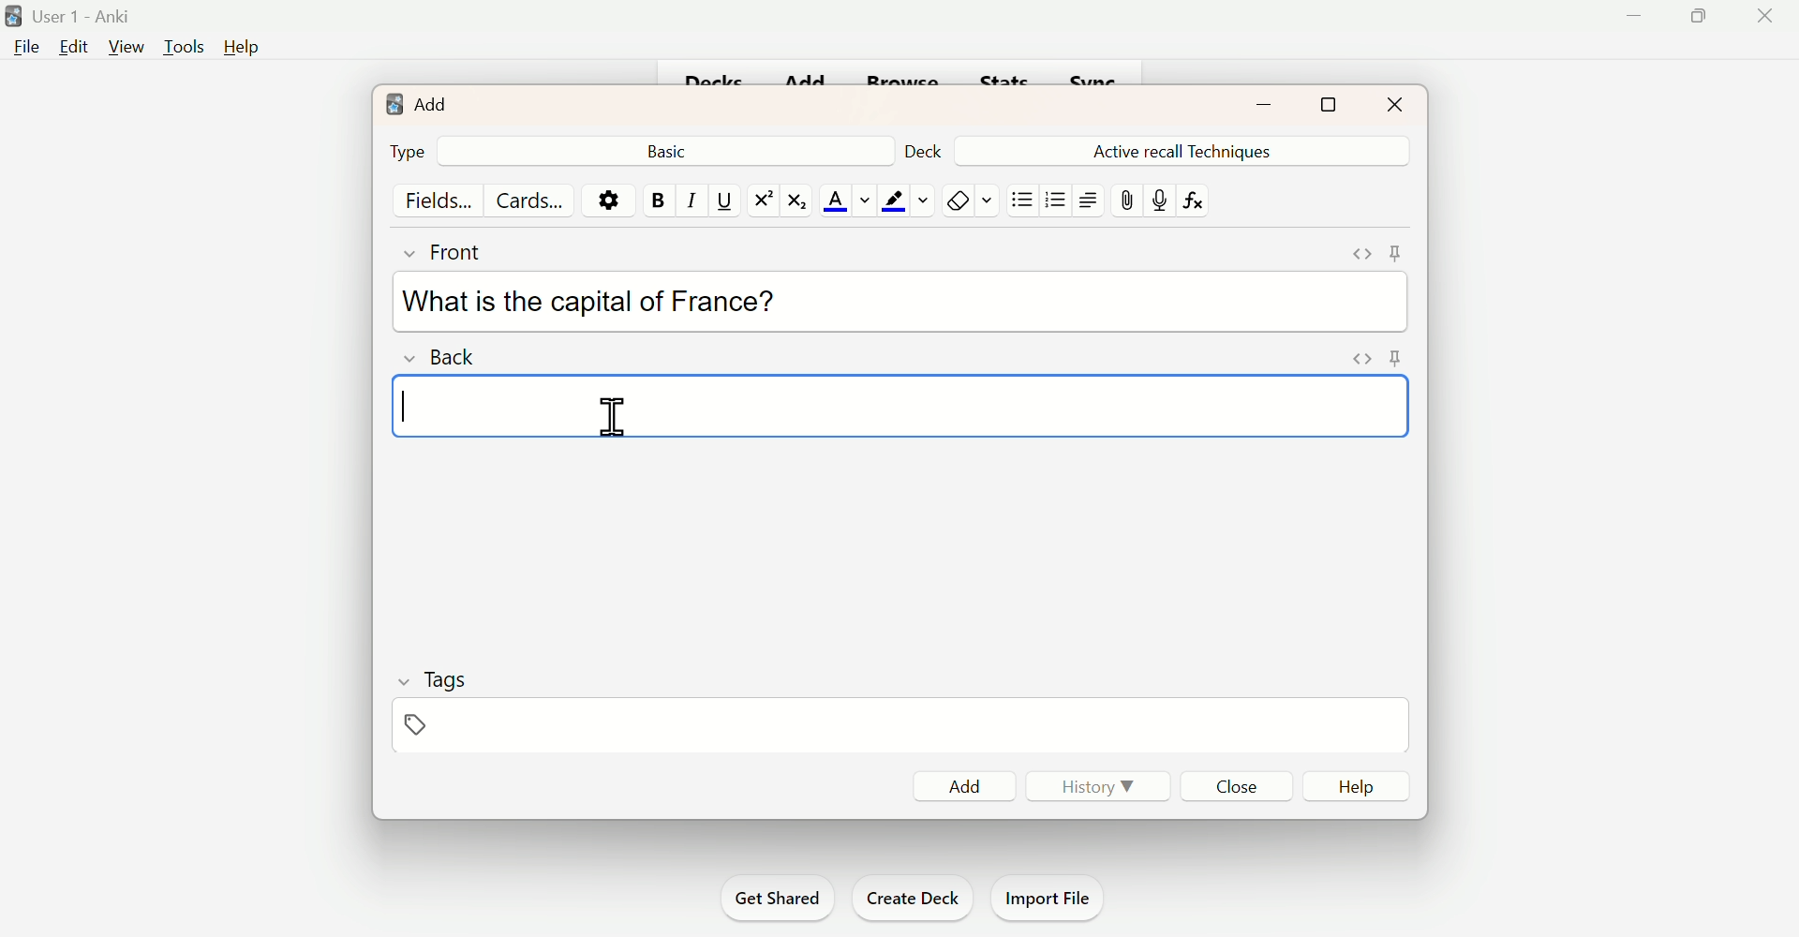 This screenshot has height=937, width=1799. I want to click on Subscript, so click(795, 201).